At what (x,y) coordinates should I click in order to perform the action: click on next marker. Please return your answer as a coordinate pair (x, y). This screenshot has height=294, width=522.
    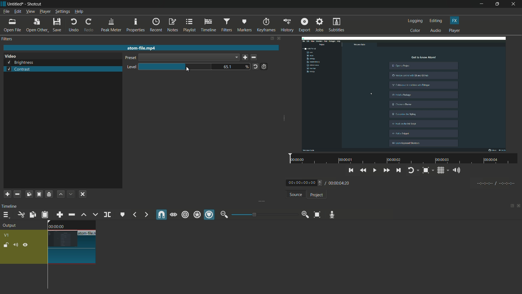
    Looking at the image, I should click on (145, 215).